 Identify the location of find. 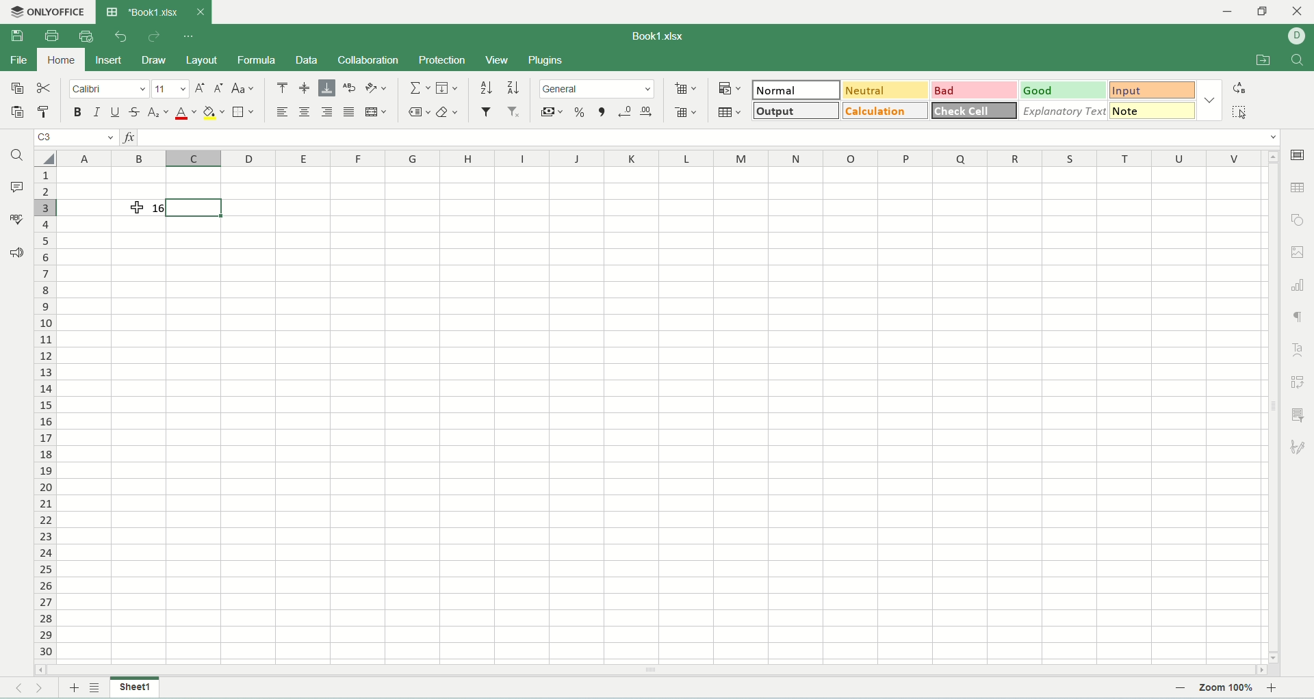
(16, 156).